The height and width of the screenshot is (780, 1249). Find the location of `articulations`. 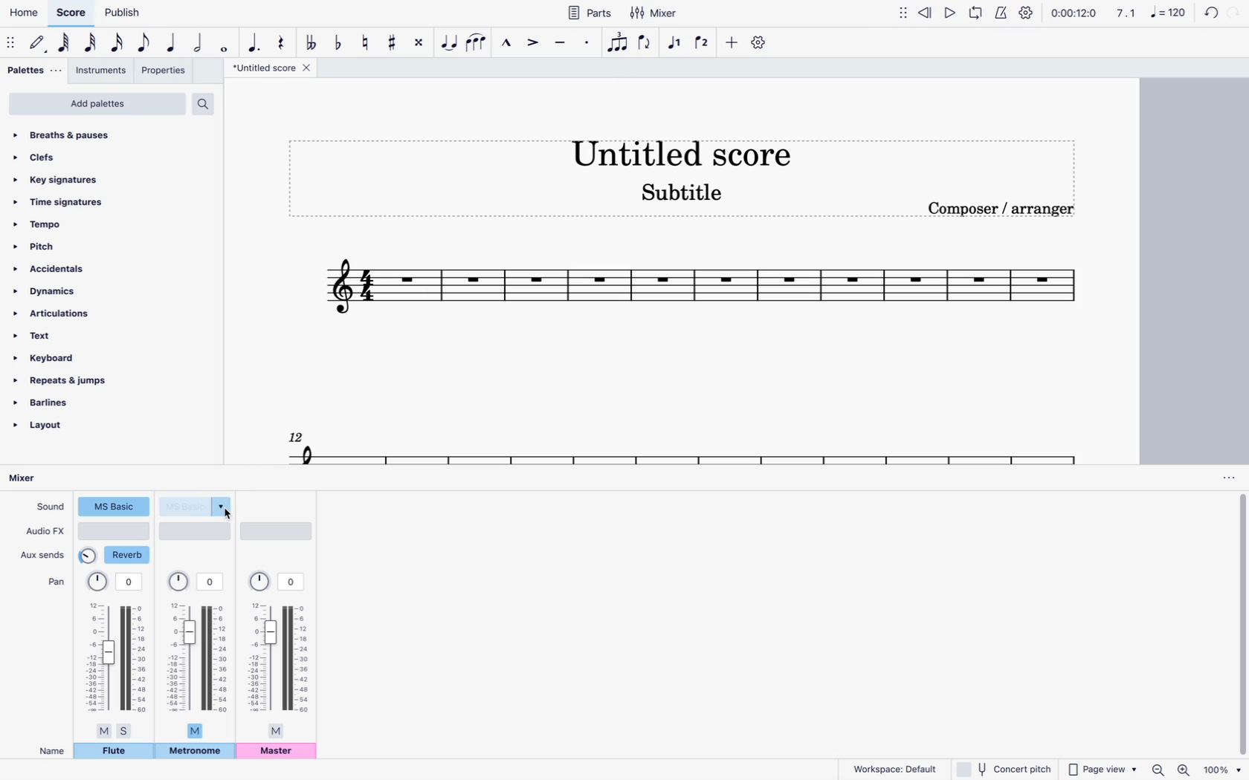

articulations is located at coordinates (72, 313).